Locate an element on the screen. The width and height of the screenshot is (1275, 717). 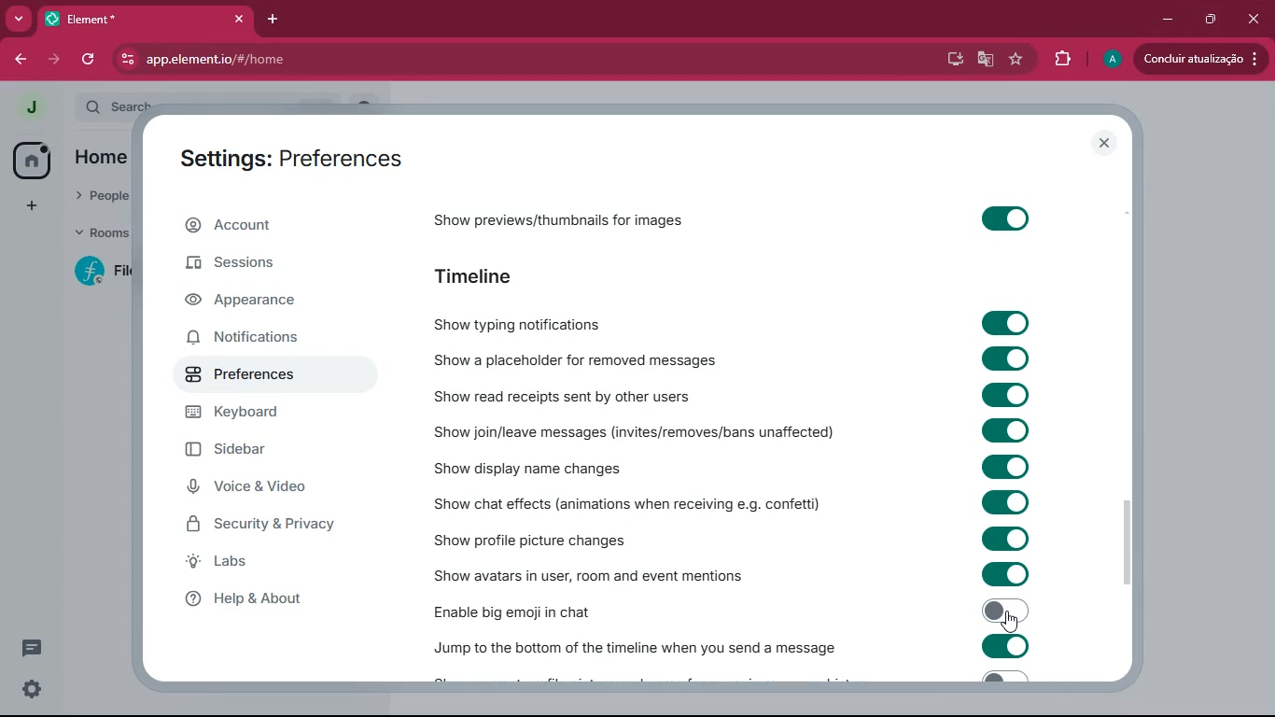
forward is located at coordinates (57, 60).